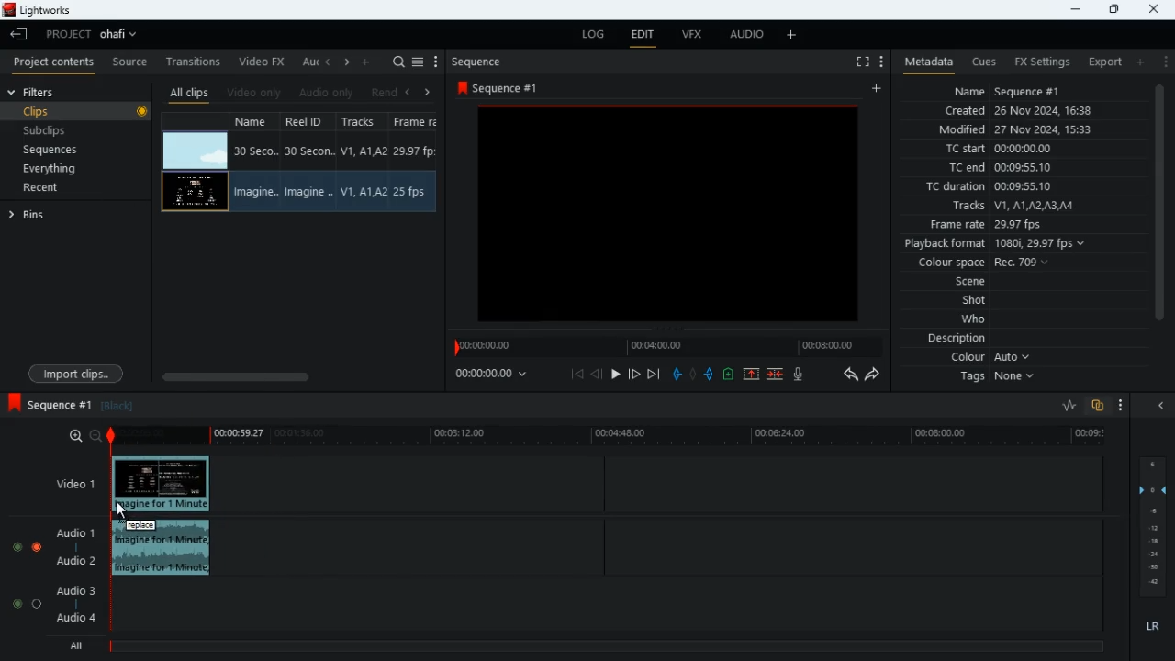  Describe the element at coordinates (666, 216) in the screenshot. I see `videos` at that location.